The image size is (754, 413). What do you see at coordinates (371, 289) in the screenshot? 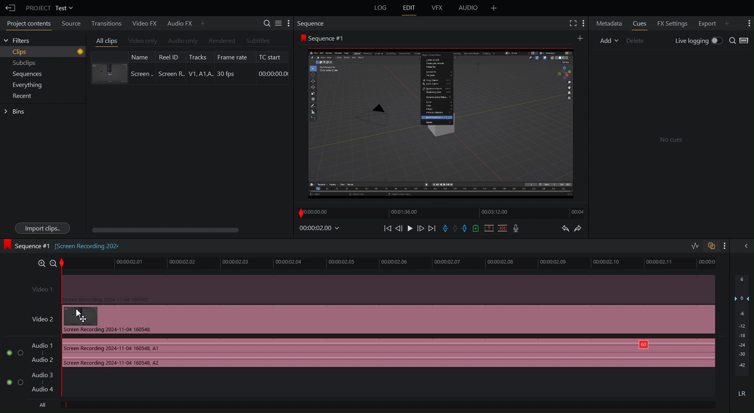
I see `Video Track 2 (clip added)` at bounding box center [371, 289].